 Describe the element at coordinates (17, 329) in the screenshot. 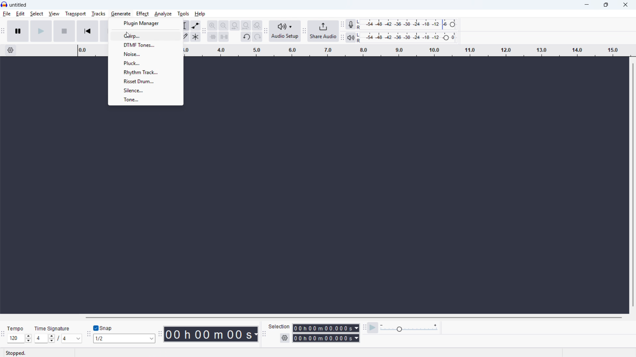

I see `tempo` at that location.